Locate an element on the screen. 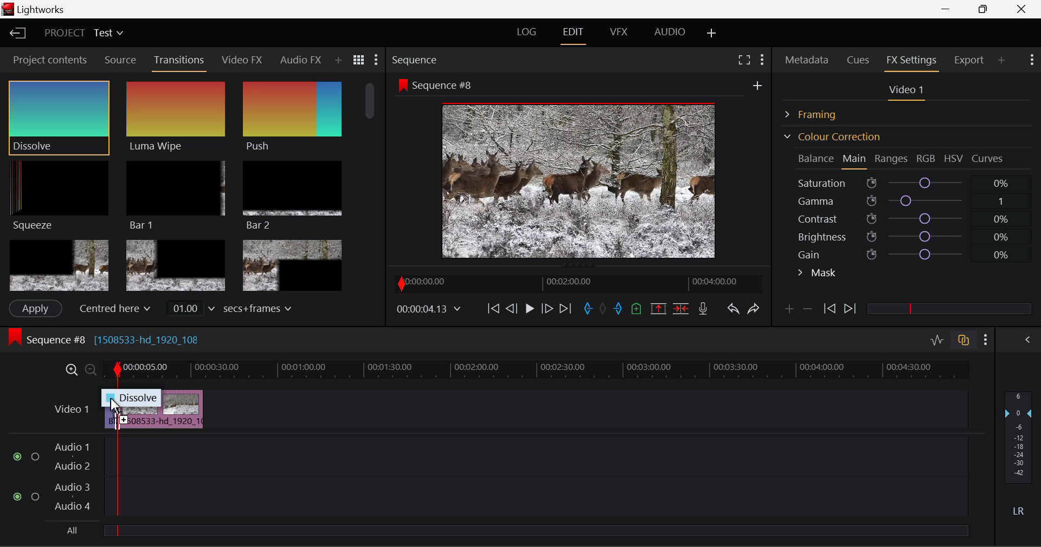 The height and width of the screenshot is (547, 1041). EDIT Layout is located at coordinates (575, 34).